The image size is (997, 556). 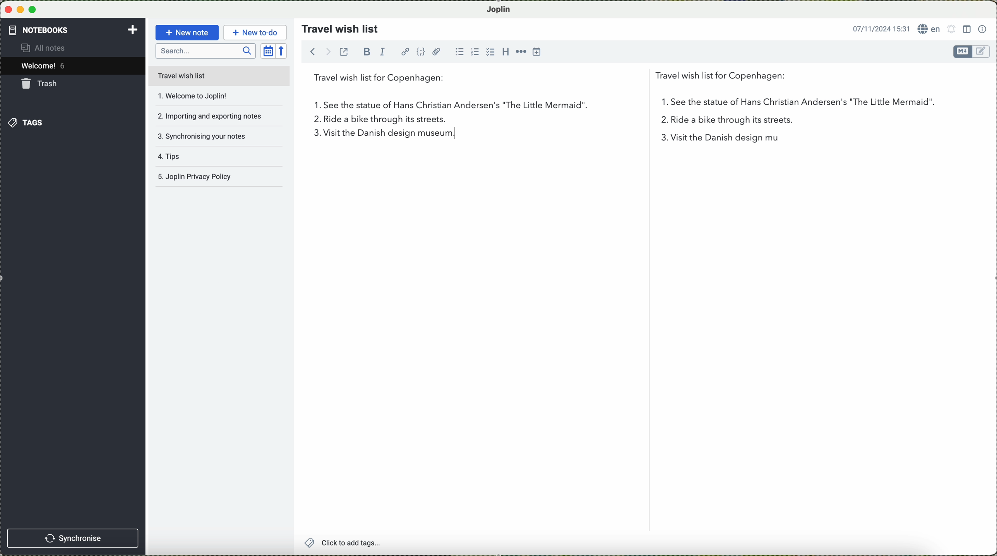 What do you see at coordinates (34, 10) in the screenshot?
I see `maximize` at bounding box center [34, 10].